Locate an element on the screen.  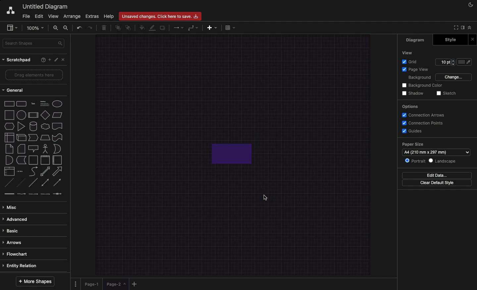
trapezoid is located at coordinates (45, 137).